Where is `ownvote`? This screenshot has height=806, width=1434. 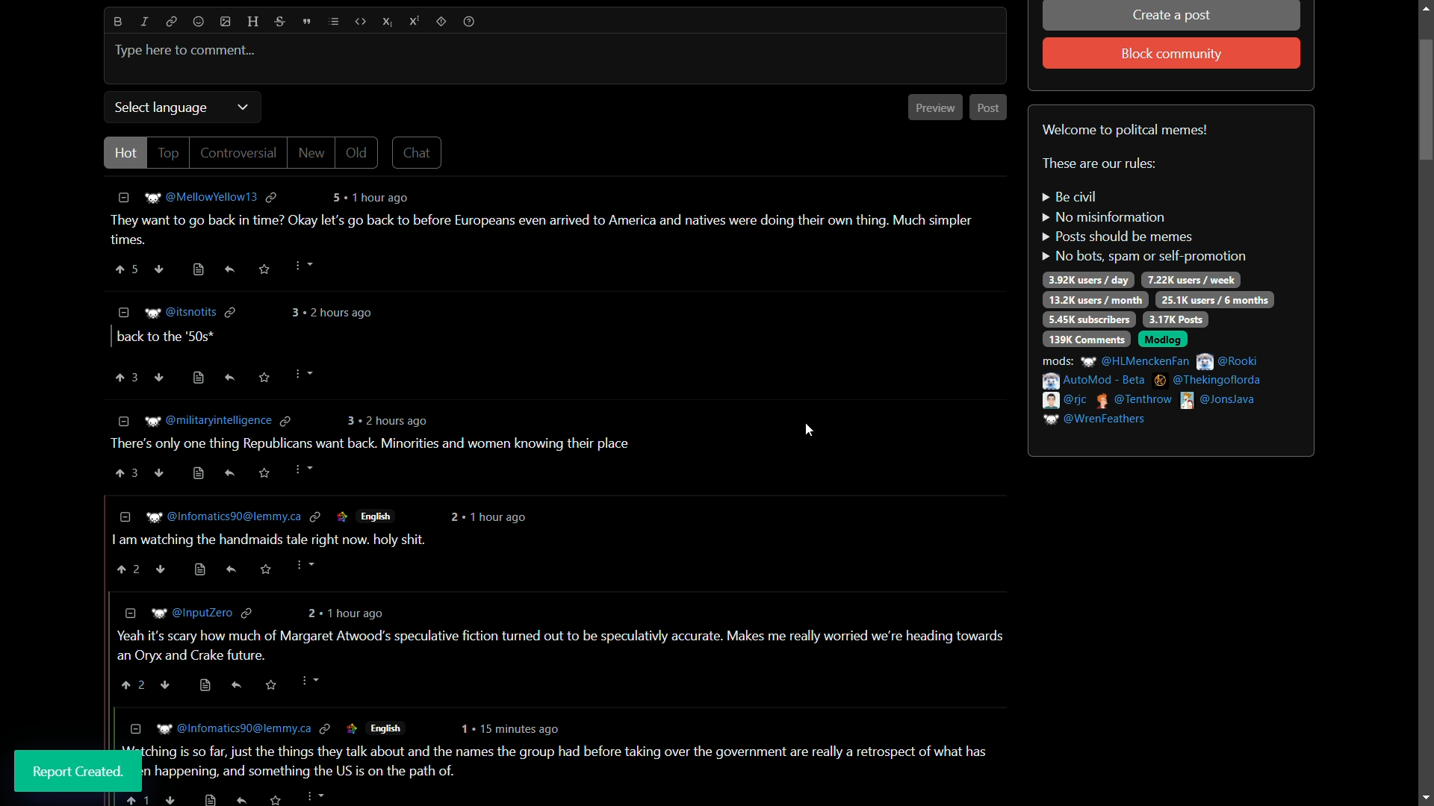 ownvote is located at coordinates (160, 377).